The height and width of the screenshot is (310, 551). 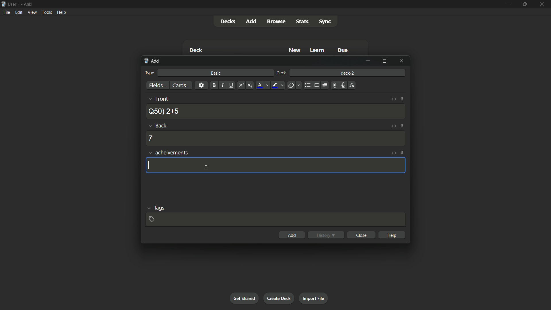 What do you see at coordinates (18, 12) in the screenshot?
I see `edit menu` at bounding box center [18, 12].